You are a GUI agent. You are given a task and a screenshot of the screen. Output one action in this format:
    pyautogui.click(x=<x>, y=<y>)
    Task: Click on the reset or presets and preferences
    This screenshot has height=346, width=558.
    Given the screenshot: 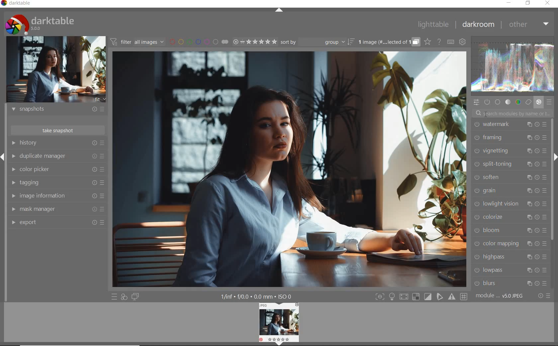 What is the action you would take?
    pyautogui.click(x=543, y=296)
    